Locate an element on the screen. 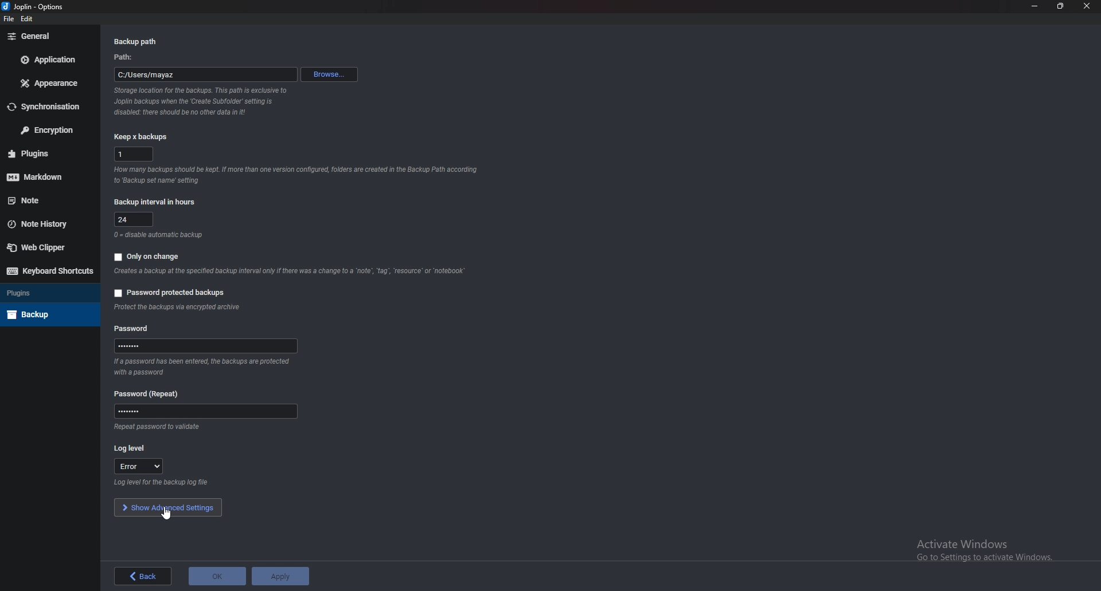 Image resolution: width=1101 pixels, height=591 pixels. Keyboard shortcuts is located at coordinates (48, 271).